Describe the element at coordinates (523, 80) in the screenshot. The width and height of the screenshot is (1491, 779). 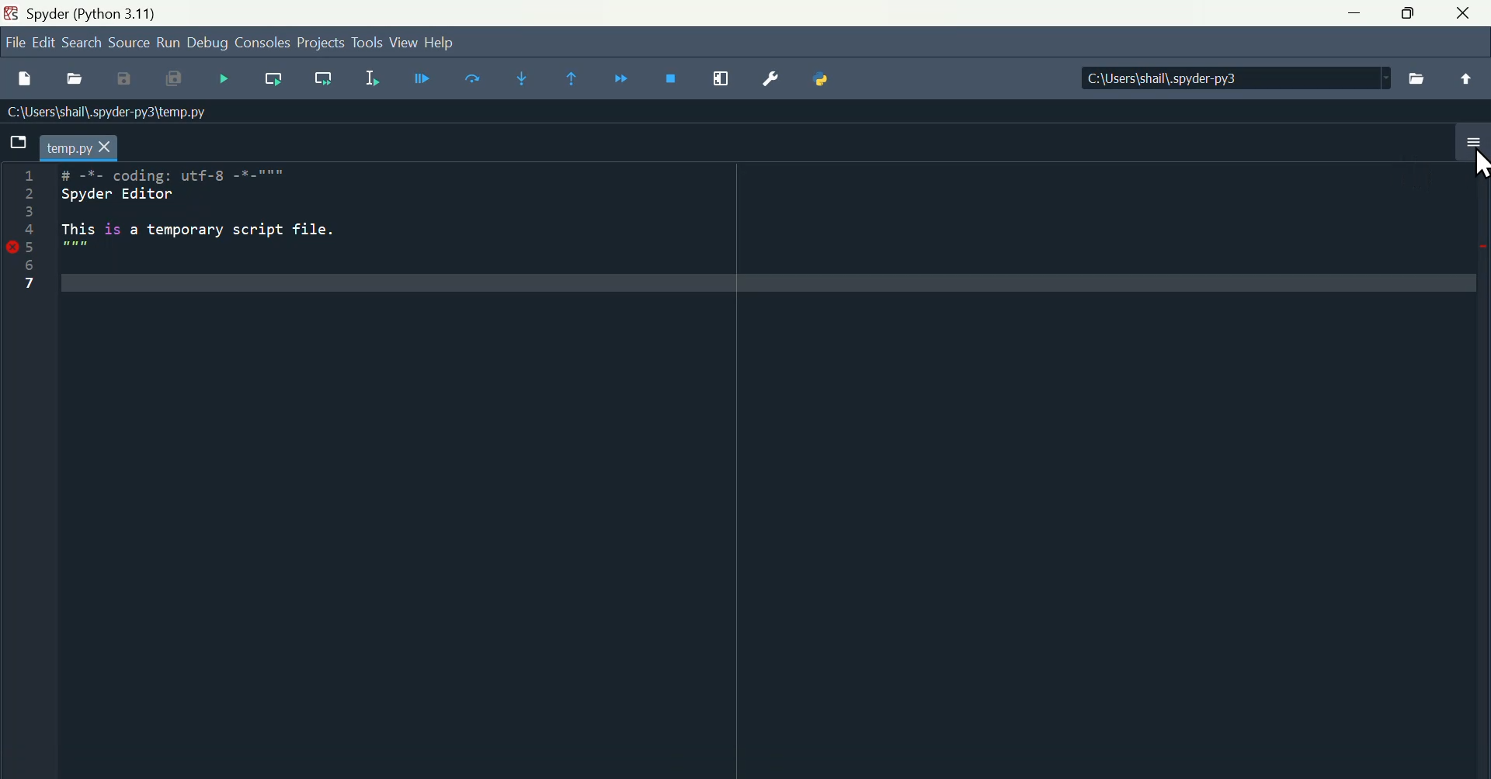
I see `Step into function` at that location.